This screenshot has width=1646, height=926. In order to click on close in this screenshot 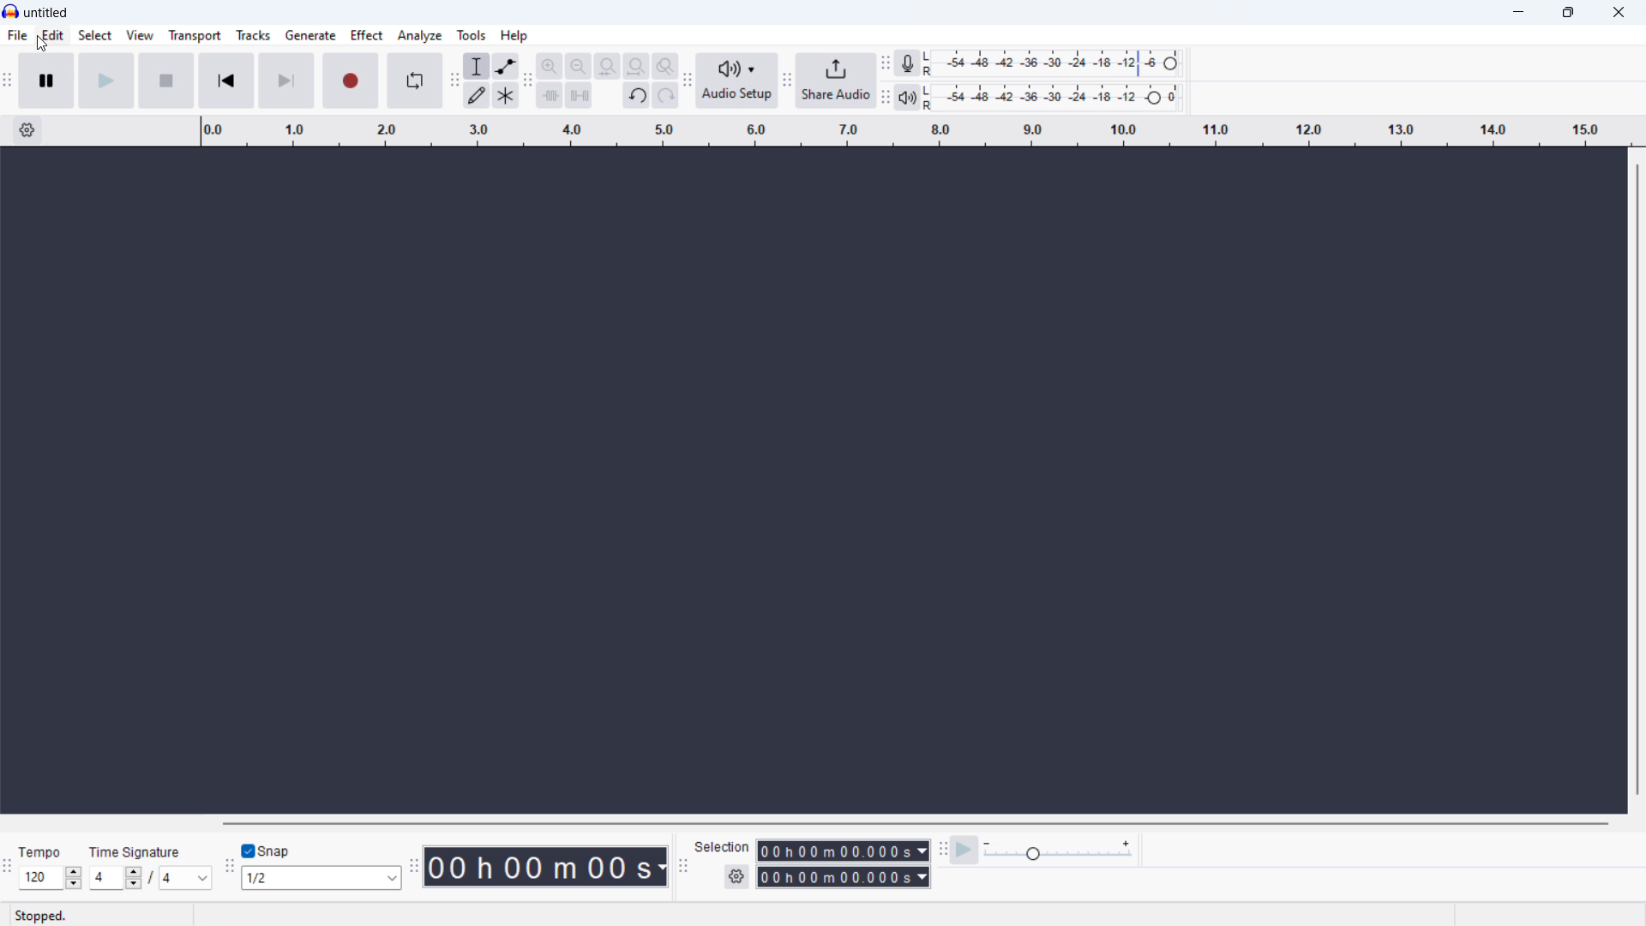, I will do `click(1619, 11)`.